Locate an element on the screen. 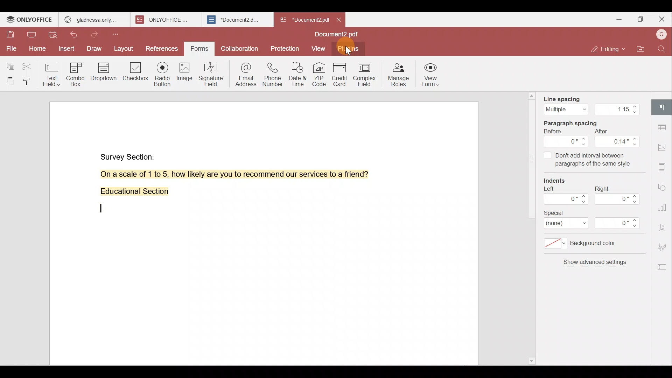 Image resolution: width=672 pixels, height=378 pixels. Shapes settings is located at coordinates (663, 185).